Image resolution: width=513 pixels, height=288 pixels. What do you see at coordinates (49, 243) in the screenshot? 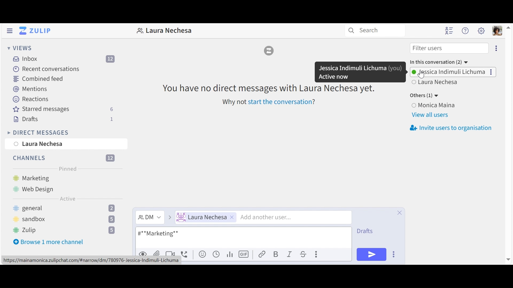
I see `Browse more channel` at bounding box center [49, 243].